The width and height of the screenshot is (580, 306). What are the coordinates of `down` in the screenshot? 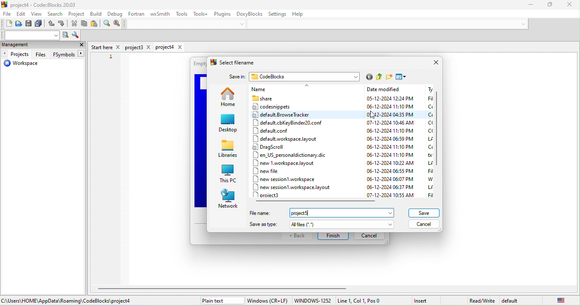 It's located at (244, 24).